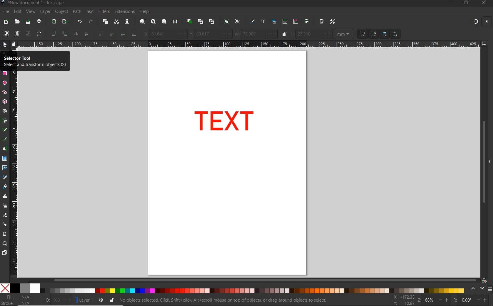  I want to click on pages tool, so click(4, 253).